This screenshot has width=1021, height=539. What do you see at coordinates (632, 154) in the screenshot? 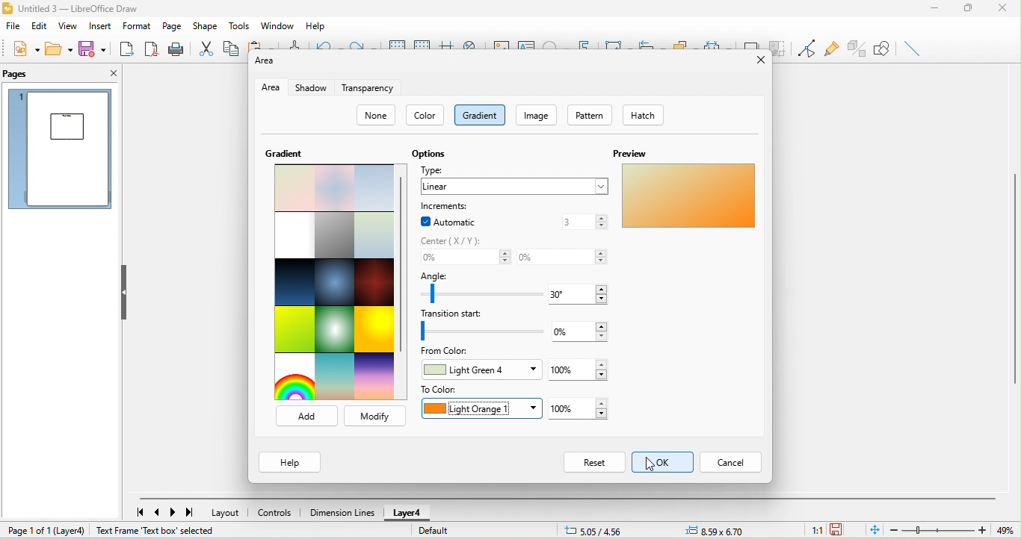
I see `preview` at bounding box center [632, 154].